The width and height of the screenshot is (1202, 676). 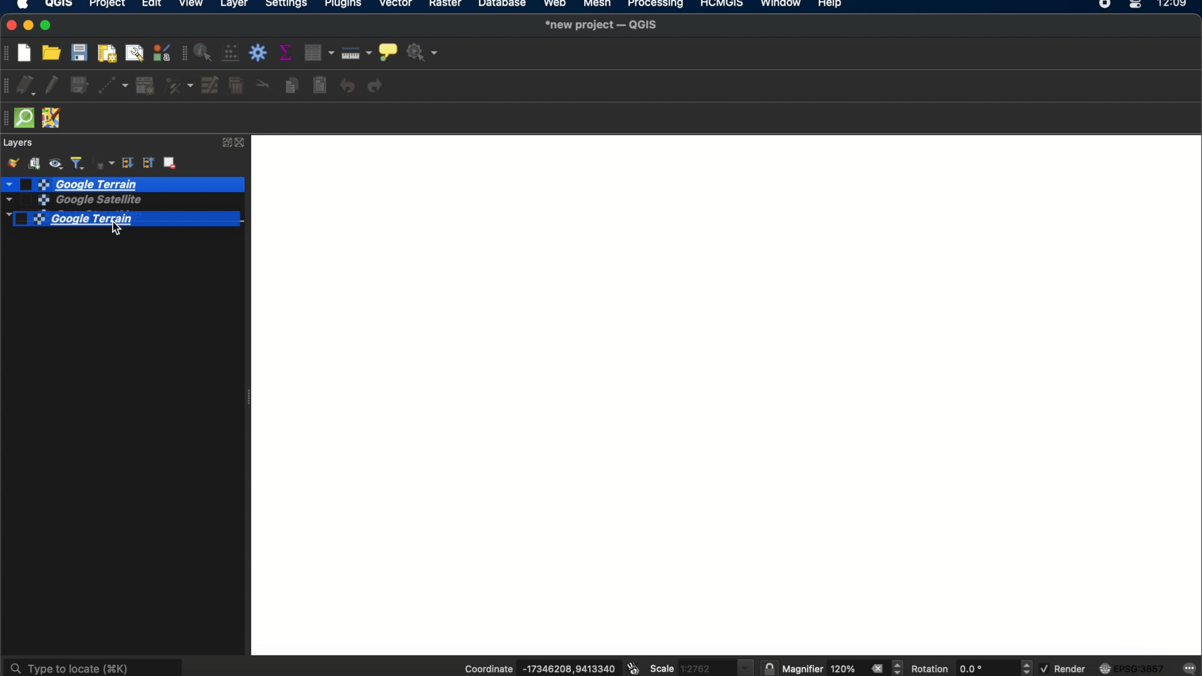 What do you see at coordinates (1134, 668) in the screenshot?
I see `EPSG:3857` at bounding box center [1134, 668].